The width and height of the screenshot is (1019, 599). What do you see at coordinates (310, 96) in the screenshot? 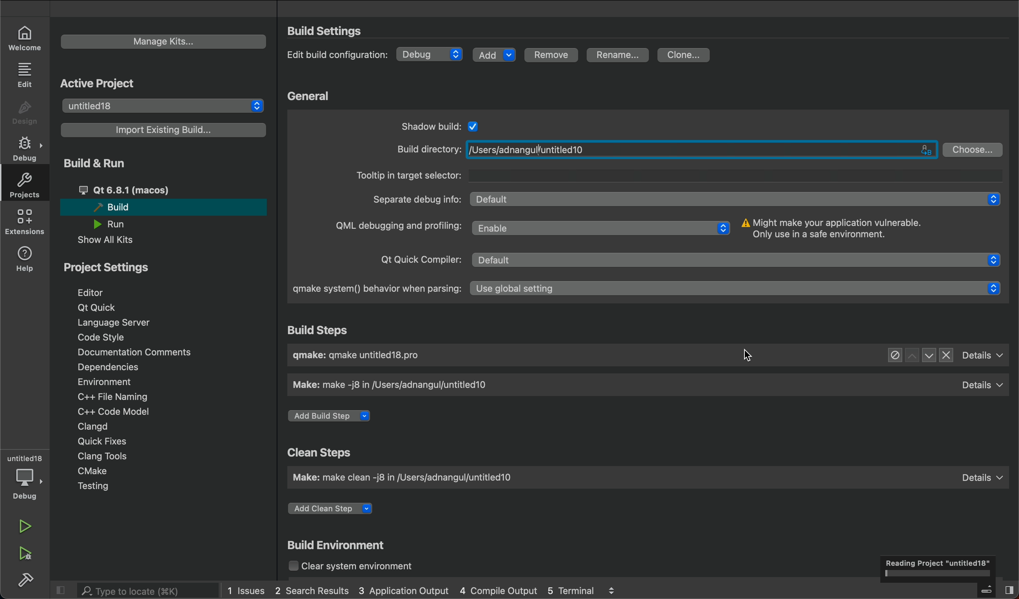
I see `general` at bounding box center [310, 96].